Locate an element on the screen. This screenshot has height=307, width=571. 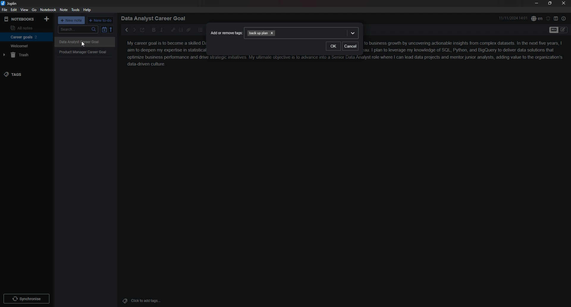
add or remove tags is located at coordinates (227, 32).